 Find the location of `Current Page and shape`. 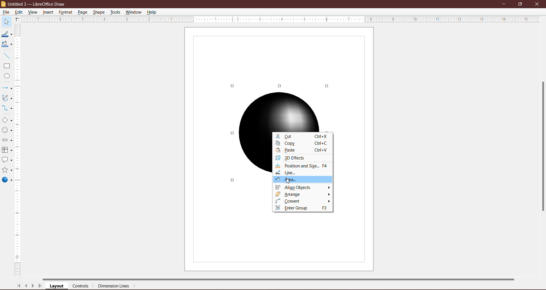

Current Page and shape is located at coordinates (279, 77).